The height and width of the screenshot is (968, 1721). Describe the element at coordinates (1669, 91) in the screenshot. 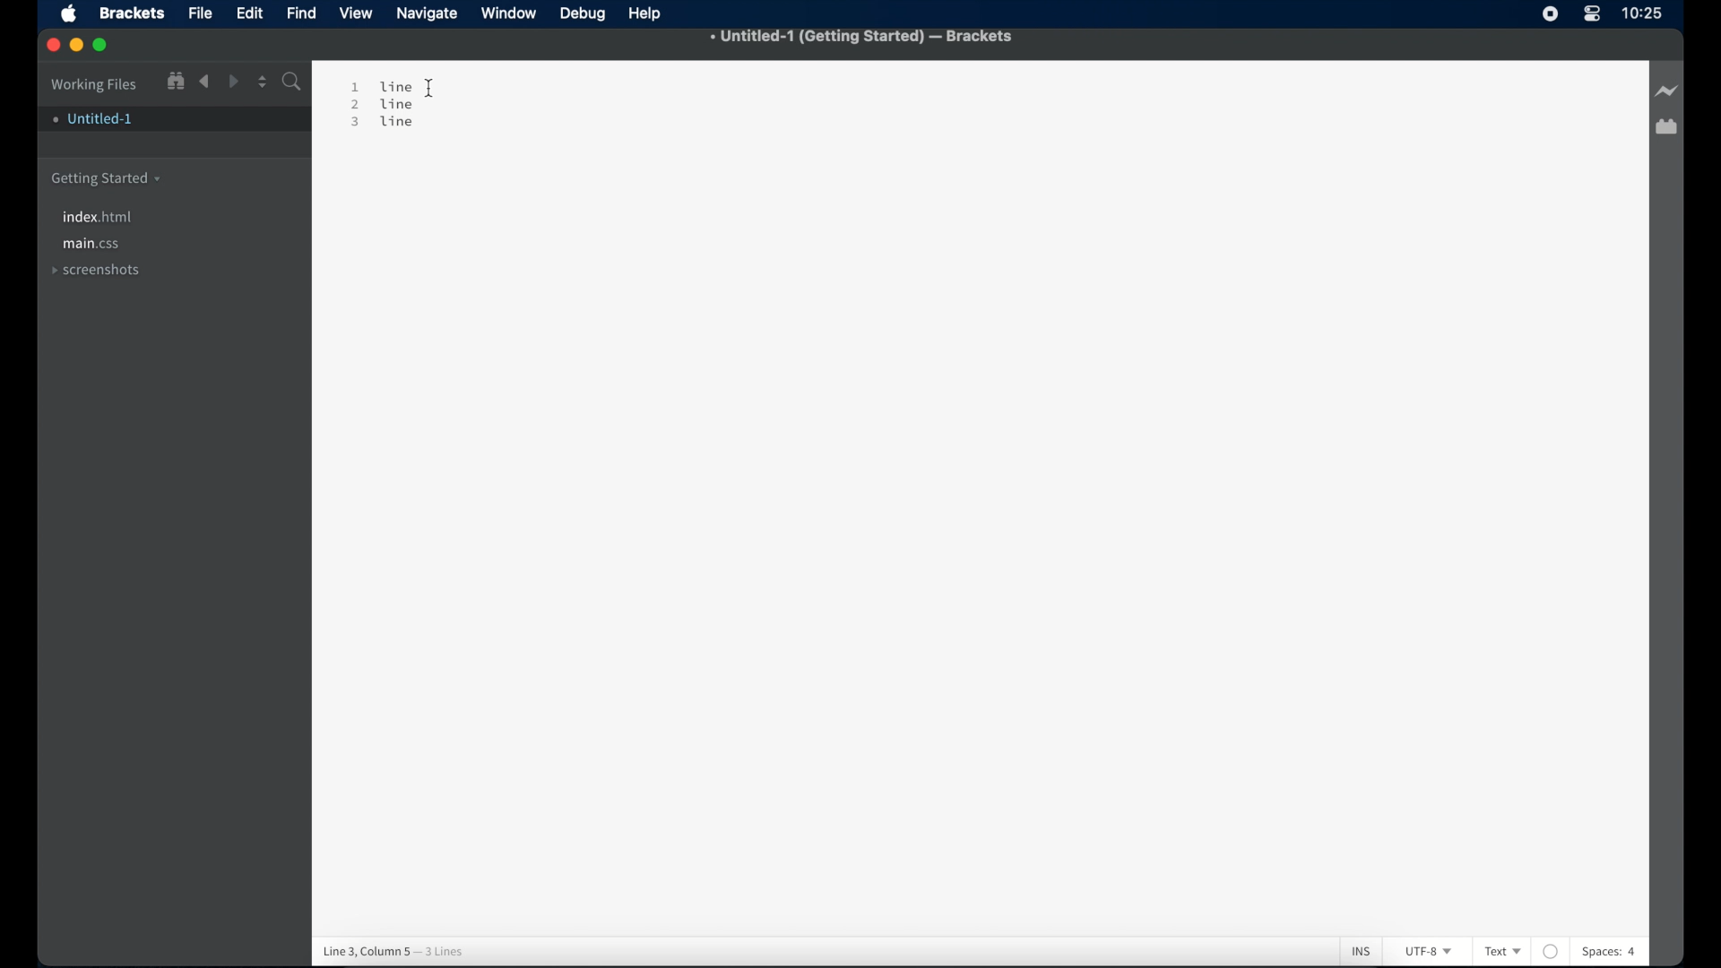

I see `live preview` at that location.